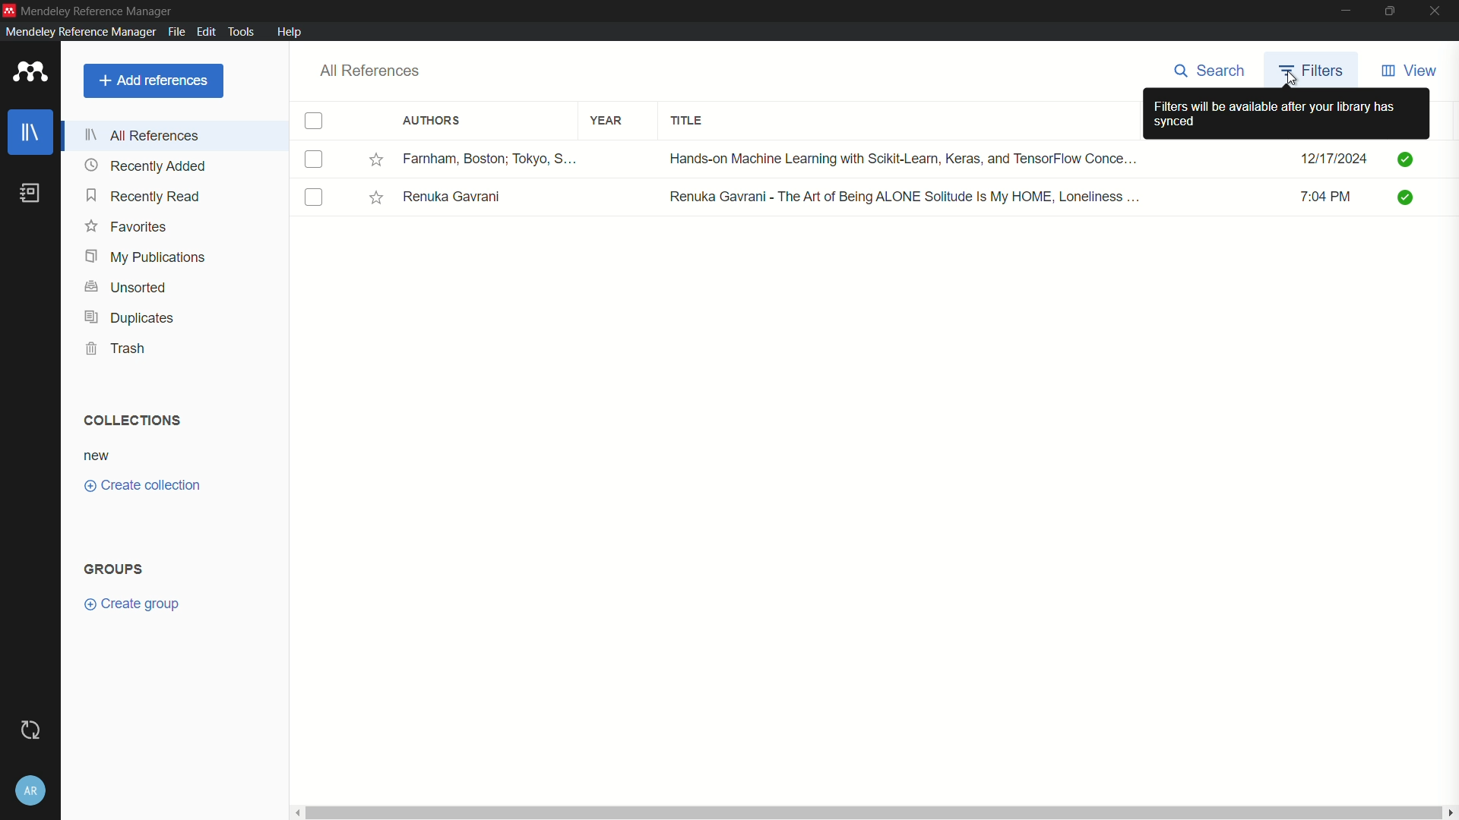  Describe the element at coordinates (1344, 11) in the screenshot. I see `minimize` at that location.